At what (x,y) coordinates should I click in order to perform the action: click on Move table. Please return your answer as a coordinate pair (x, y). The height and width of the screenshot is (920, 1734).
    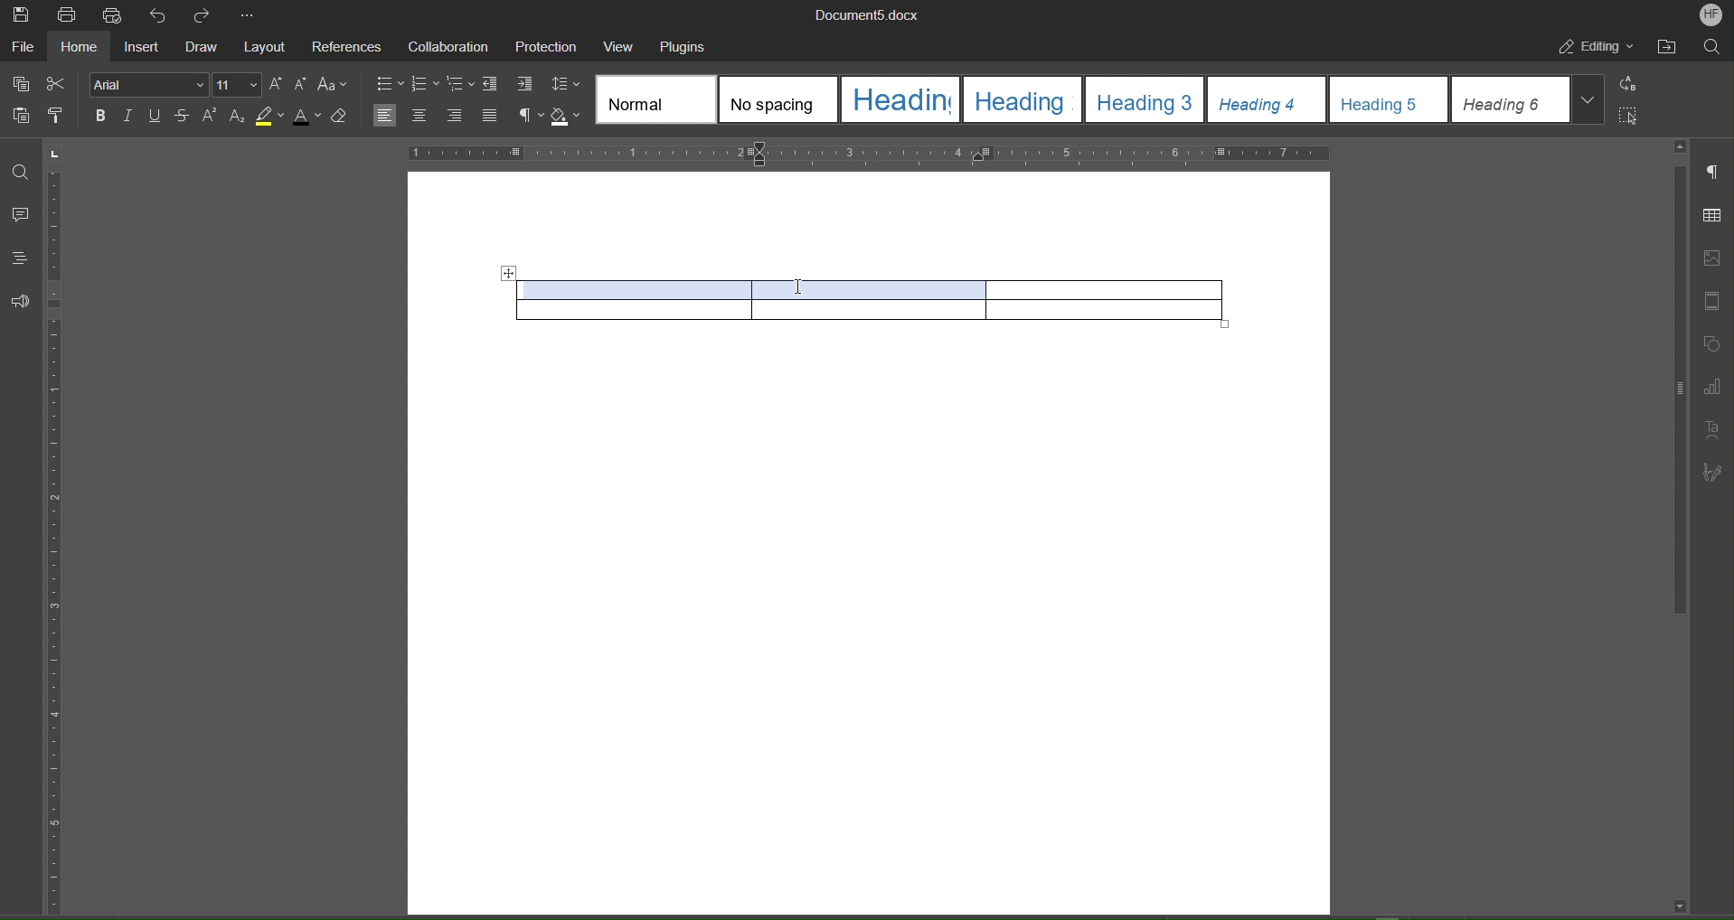
    Looking at the image, I should click on (507, 274).